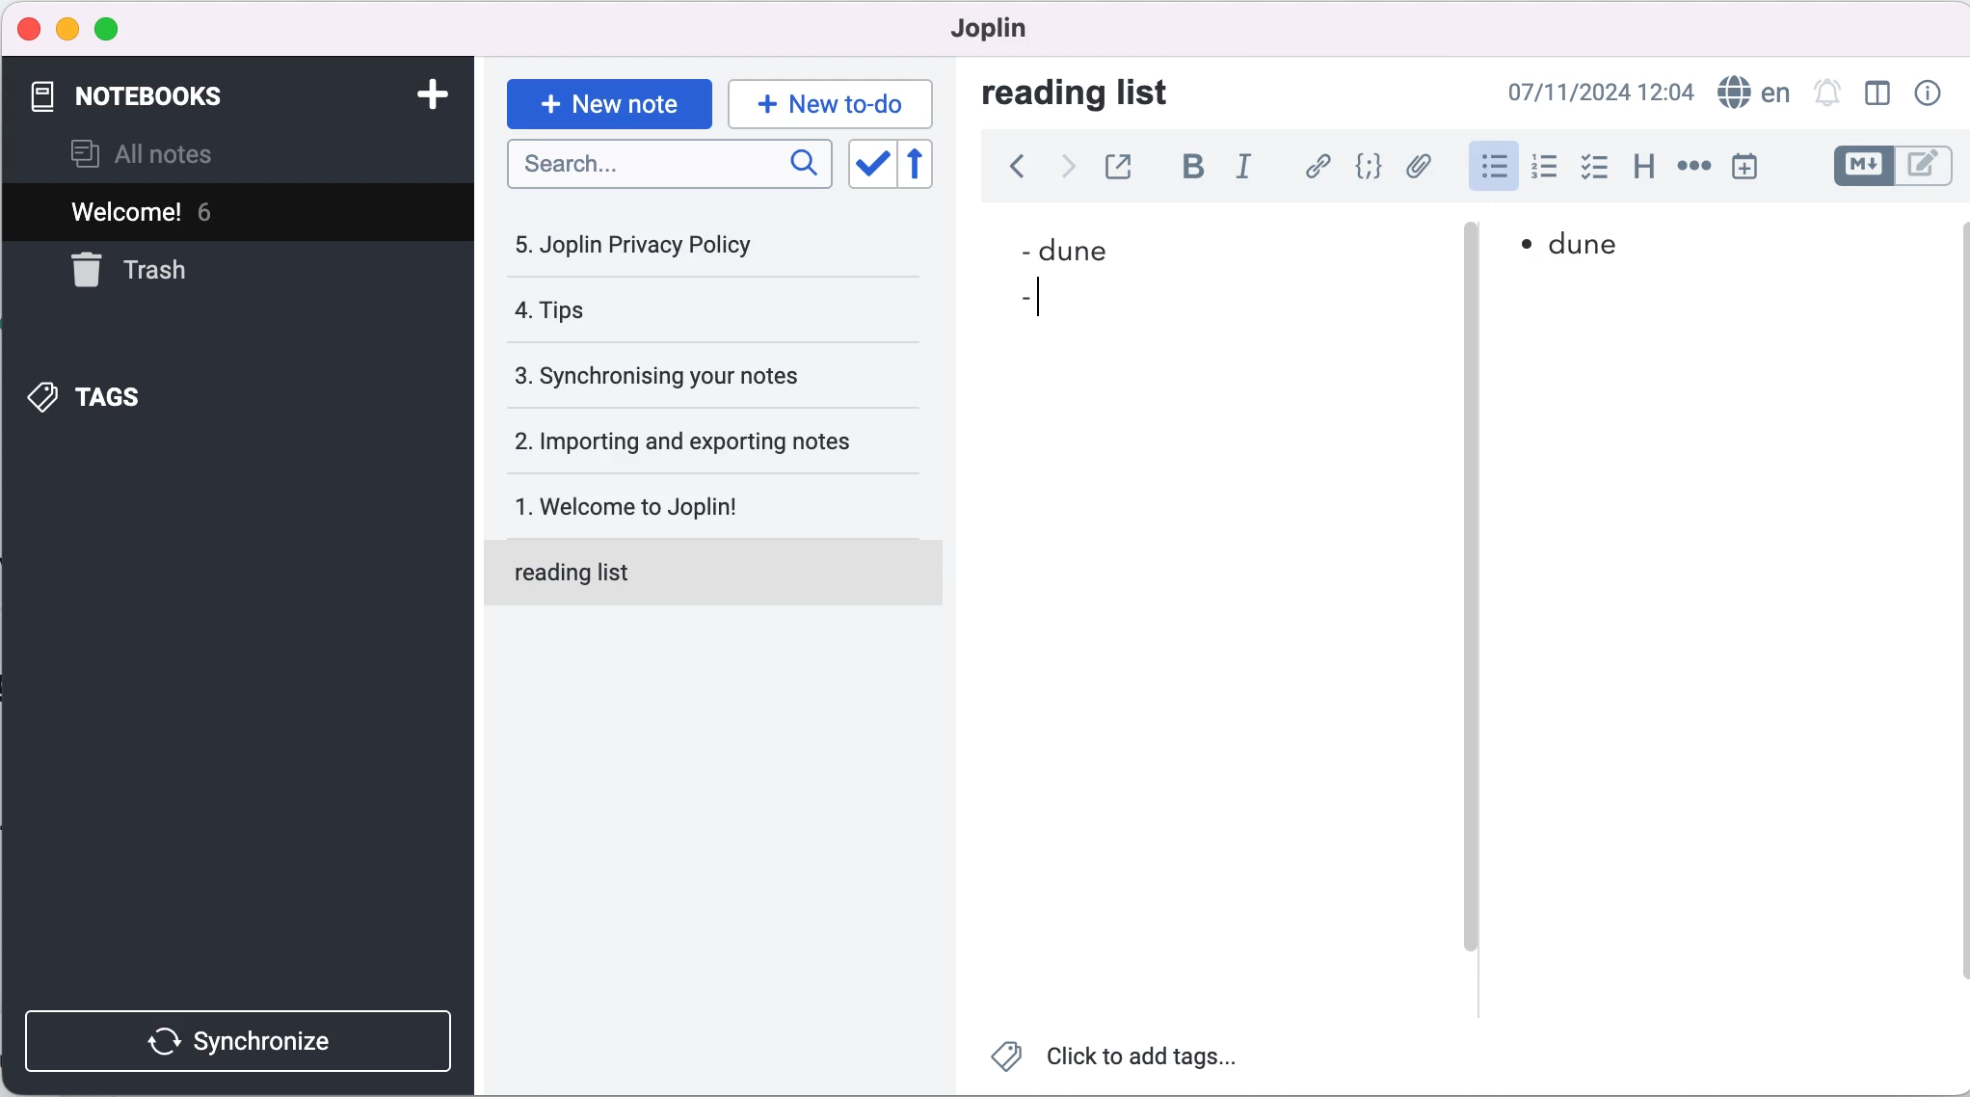  Describe the element at coordinates (67, 29) in the screenshot. I see `minimize` at that location.